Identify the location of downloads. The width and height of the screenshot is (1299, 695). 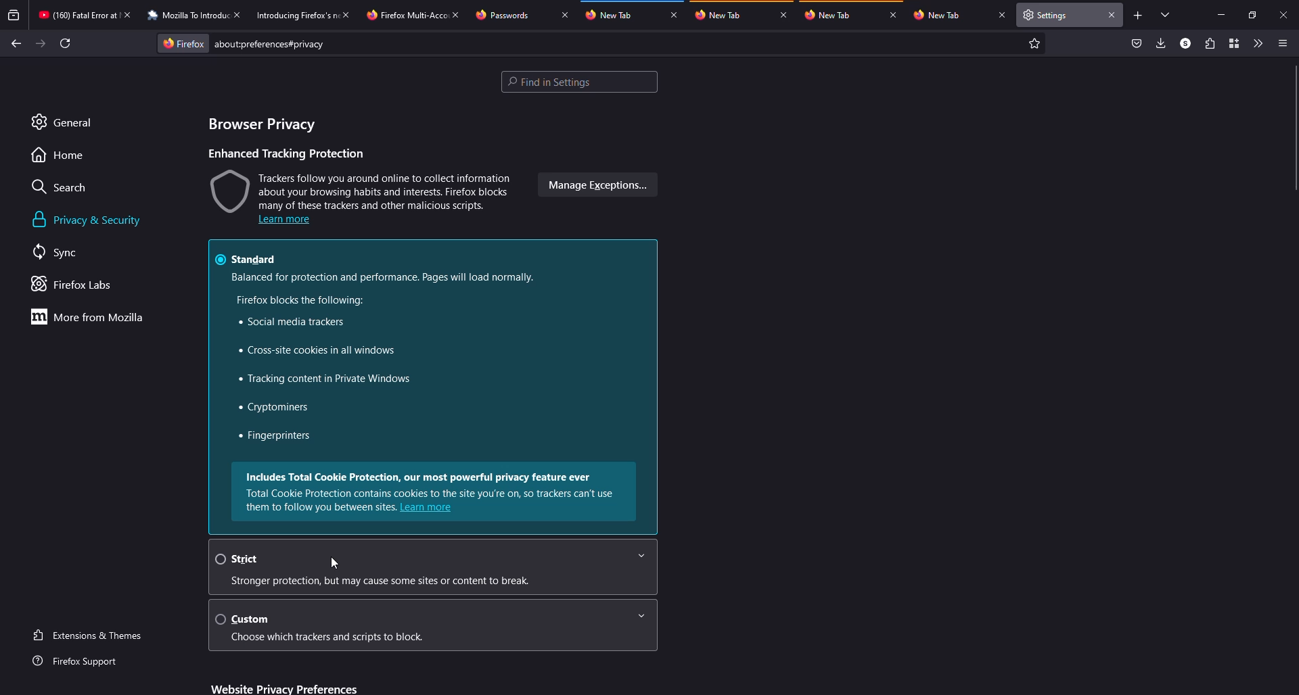
(1162, 43).